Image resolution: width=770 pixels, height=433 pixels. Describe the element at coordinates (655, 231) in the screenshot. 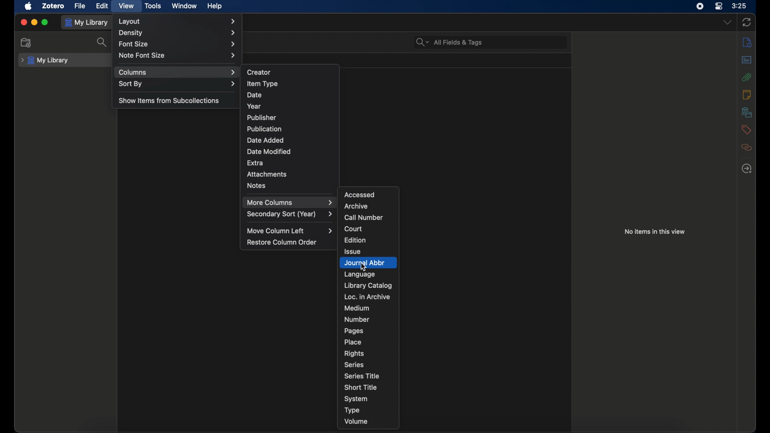

I see `no items in this view` at that location.